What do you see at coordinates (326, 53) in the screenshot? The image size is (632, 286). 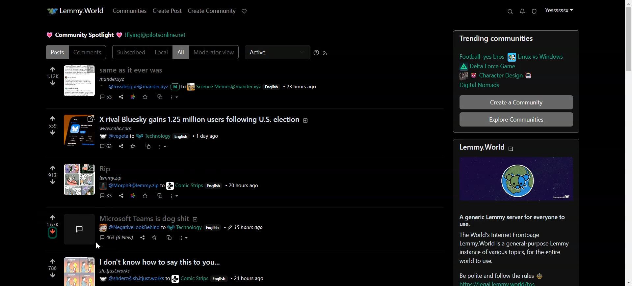 I see `Rss` at bounding box center [326, 53].